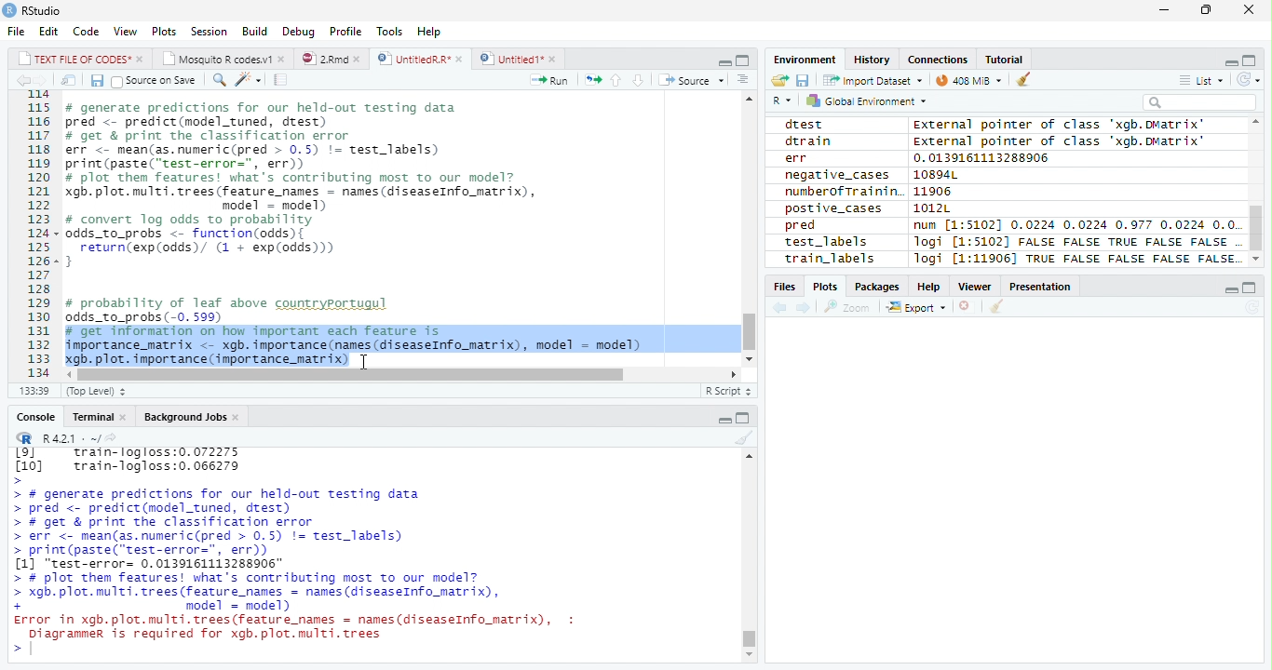 Image resolution: width=1272 pixels, height=670 pixels. I want to click on Import dataset, so click(872, 79).